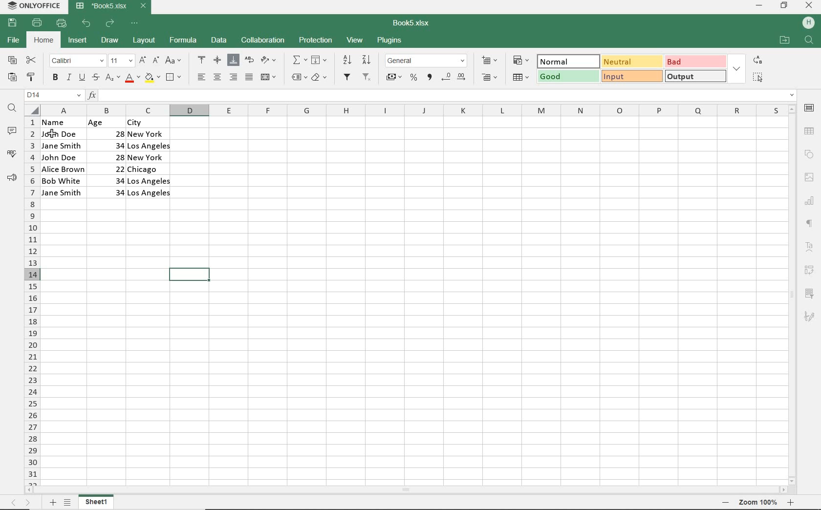  Describe the element at coordinates (250, 61) in the screenshot. I see `WRAP TEXT` at that location.